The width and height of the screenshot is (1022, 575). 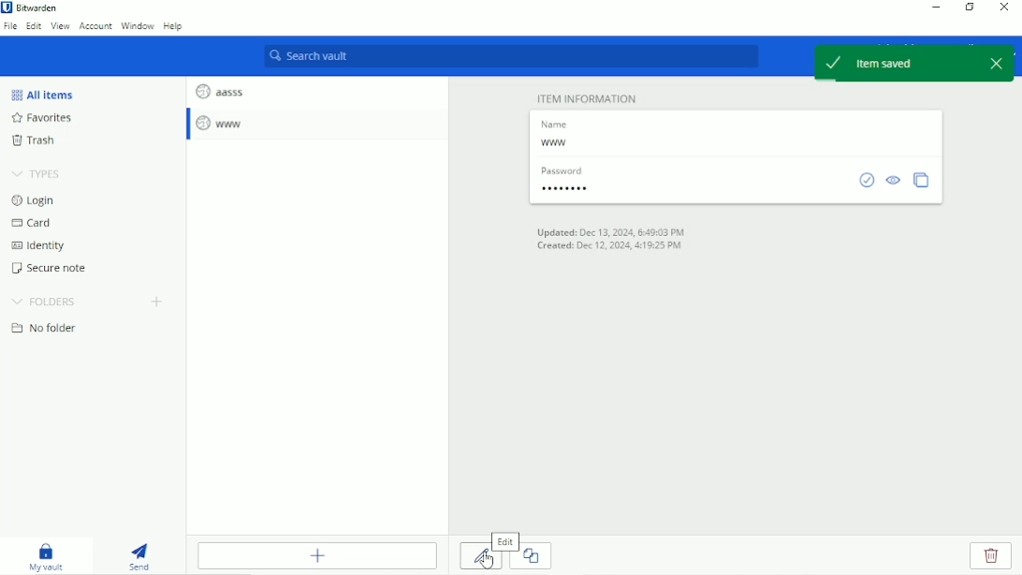 What do you see at coordinates (41, 94) in the screenshot?
I see `All items` at bounding box center [41, 94].